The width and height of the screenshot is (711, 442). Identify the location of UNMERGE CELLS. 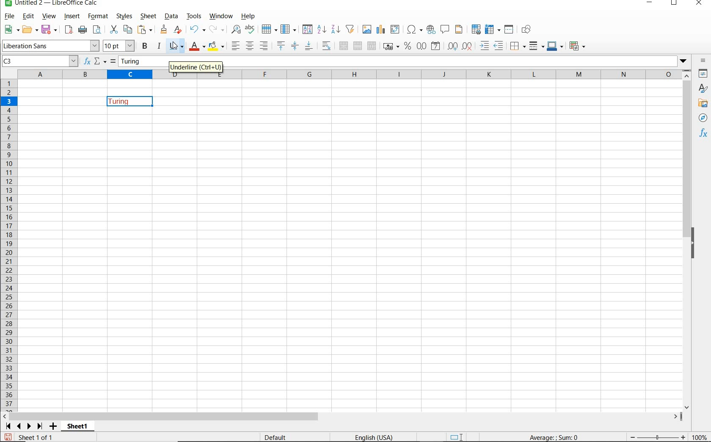
(372, 46).